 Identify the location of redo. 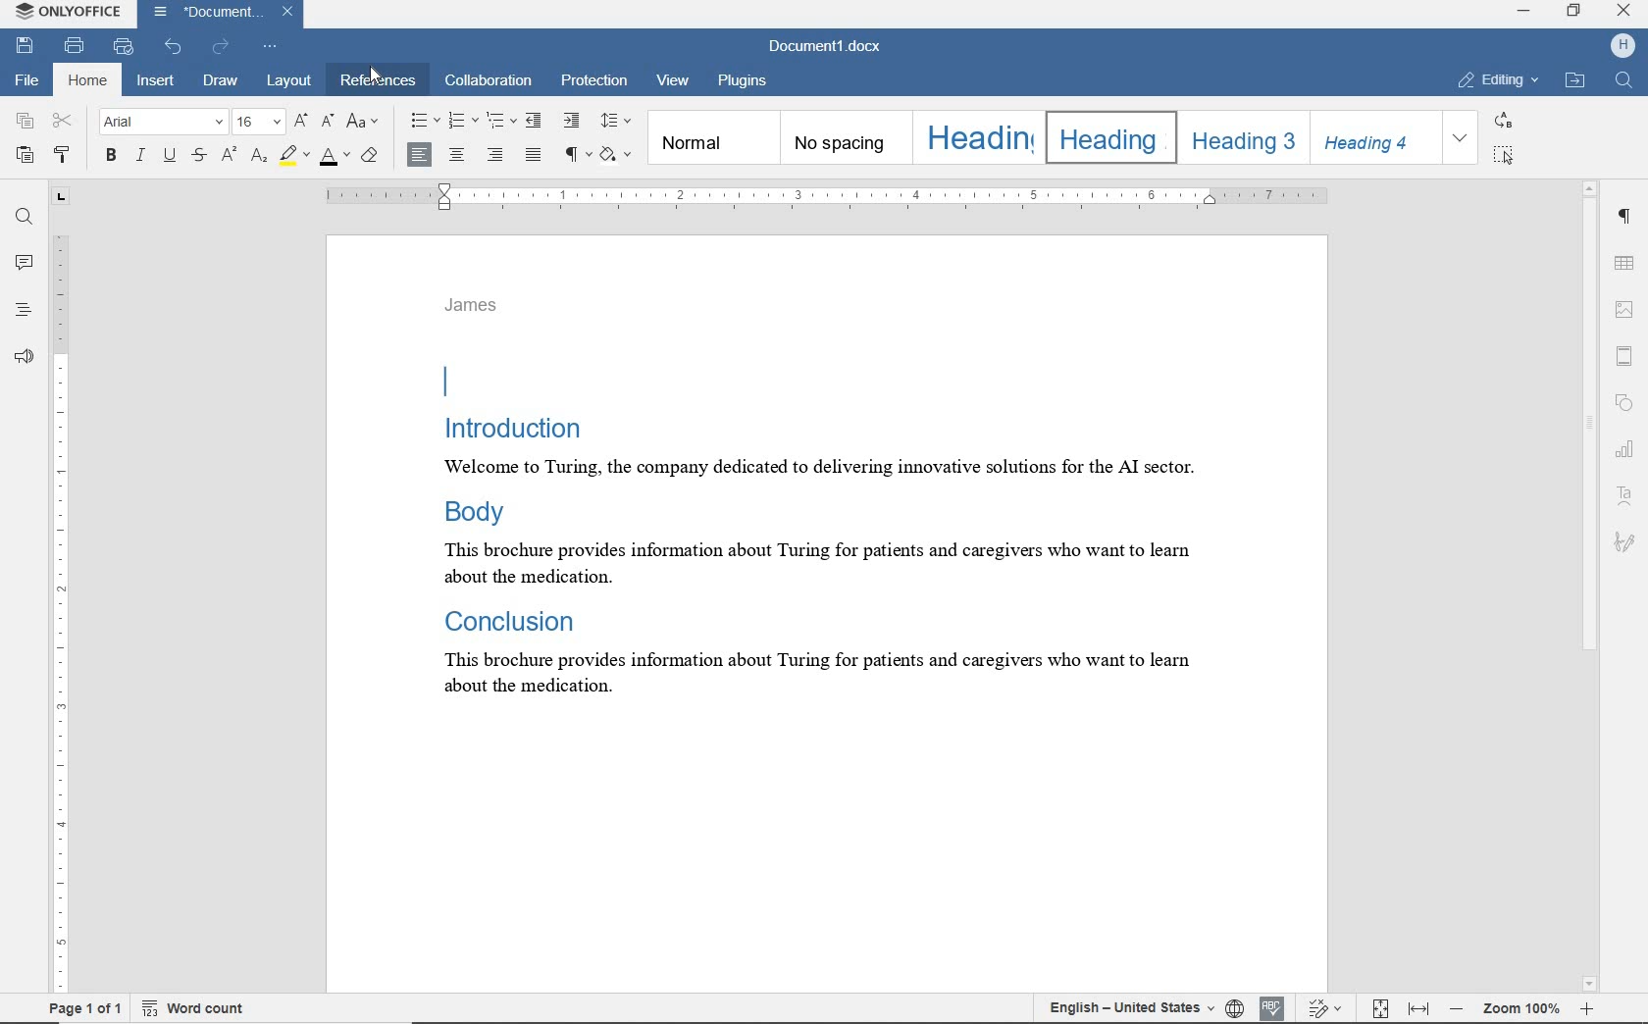
(223, 47).